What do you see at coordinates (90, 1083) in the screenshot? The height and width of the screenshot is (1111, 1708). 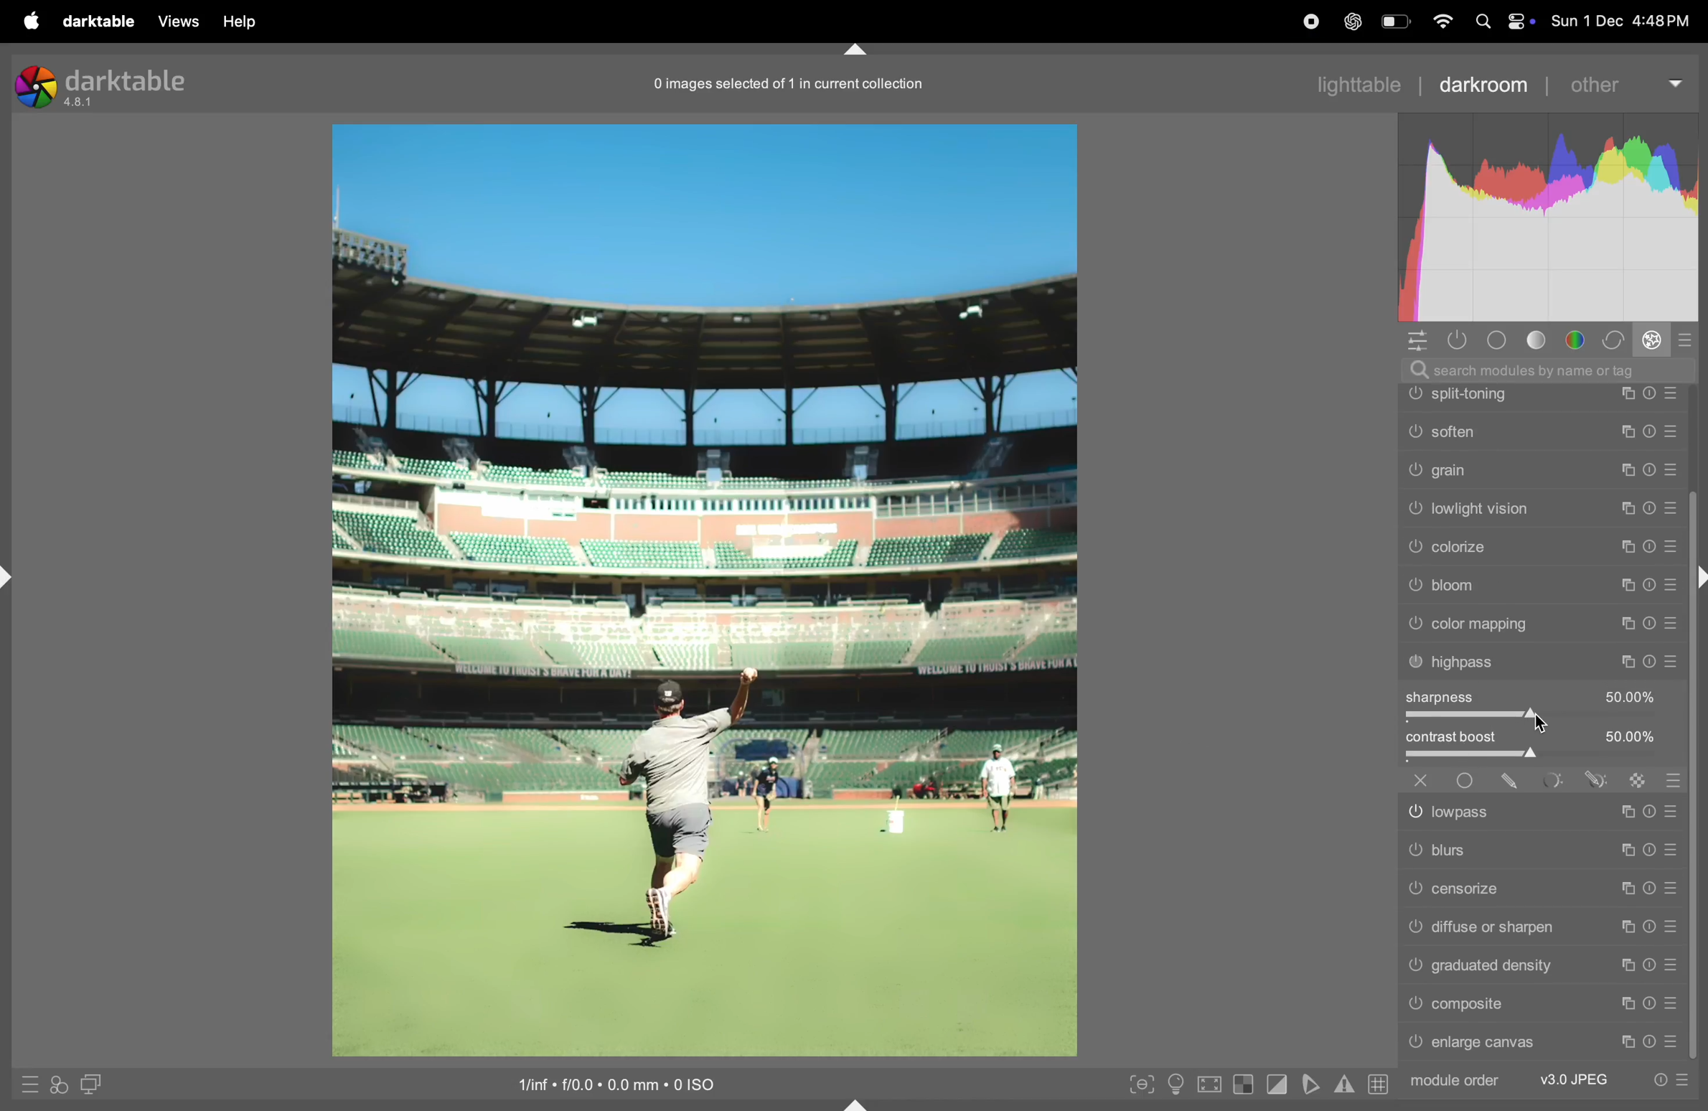 I see `display second darkroom image` at bounding box center [90, 1083].